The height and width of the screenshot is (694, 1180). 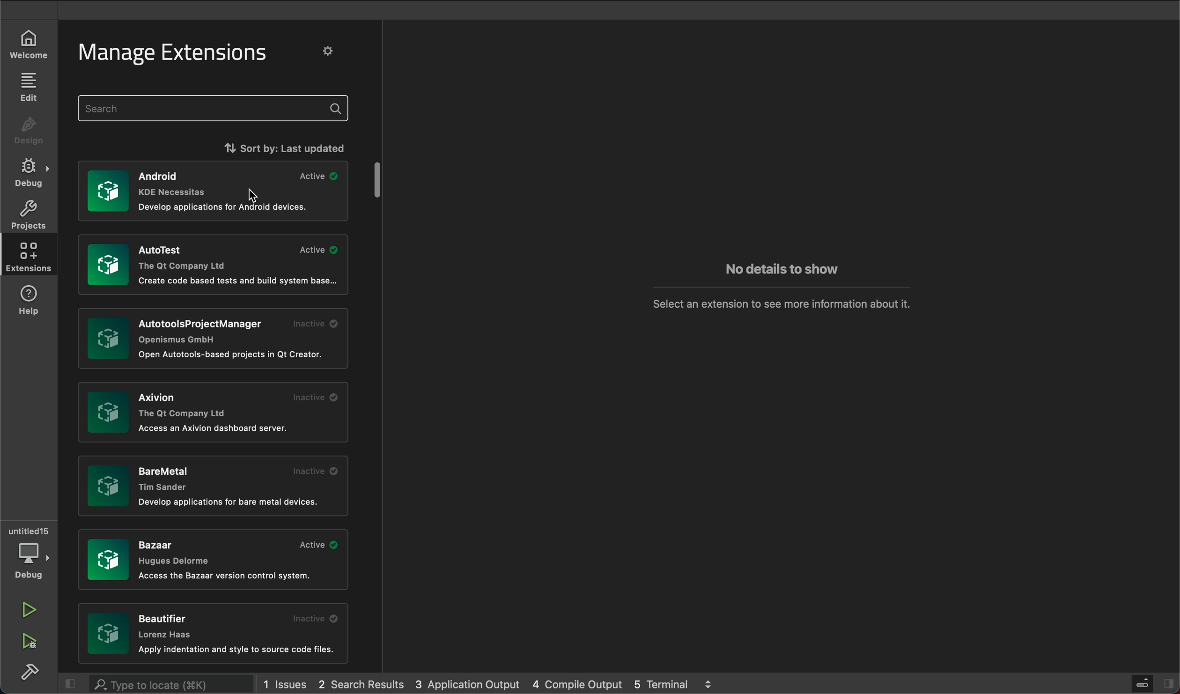 I want to click on logs, so click(x=288, y=682).